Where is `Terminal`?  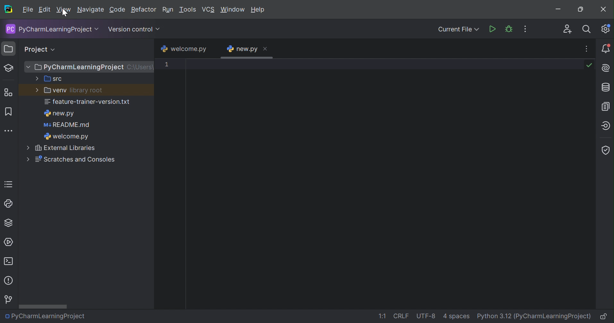
Terminal is located at coordinates (10, 262).